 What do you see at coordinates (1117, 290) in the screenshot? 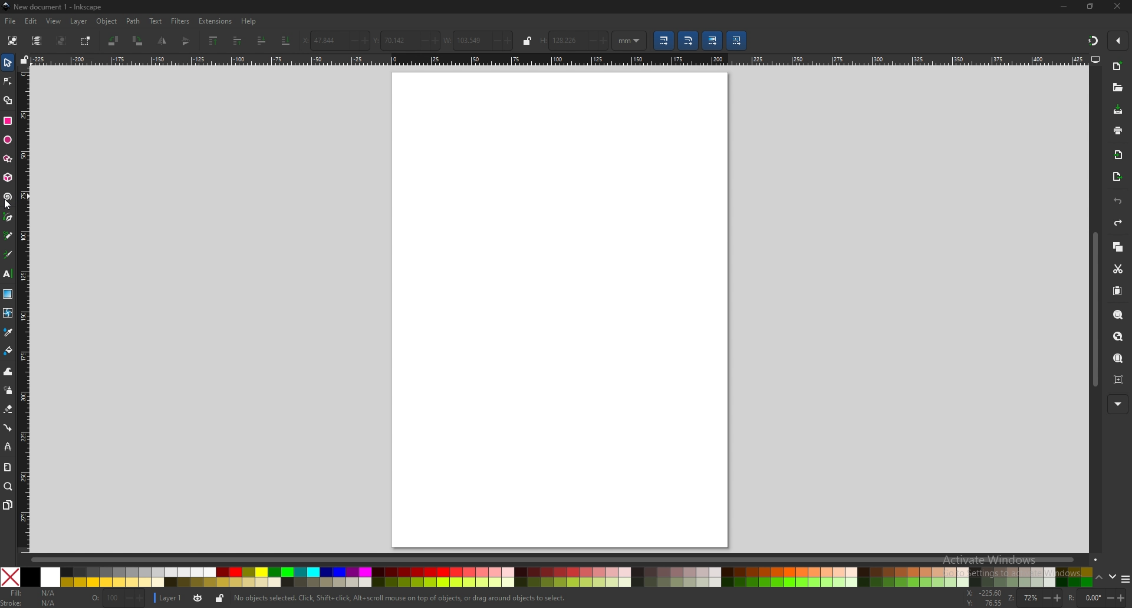
I see `paste` at bounding box center [1117, 290].